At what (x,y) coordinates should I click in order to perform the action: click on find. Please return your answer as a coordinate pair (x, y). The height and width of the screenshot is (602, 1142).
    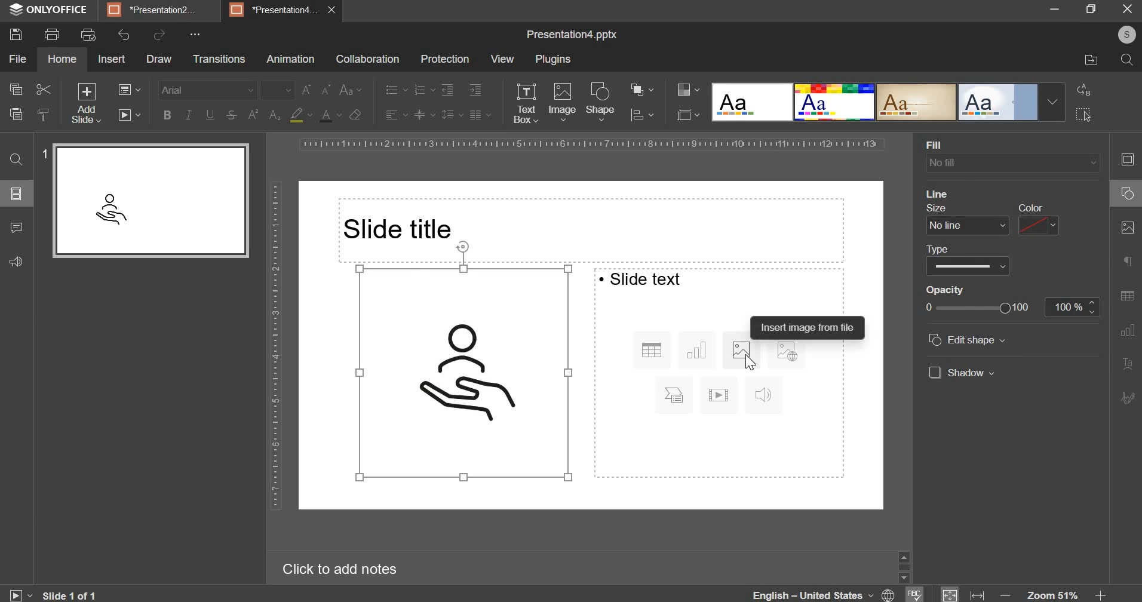
    Looking at the image, I should click on (17, 158).